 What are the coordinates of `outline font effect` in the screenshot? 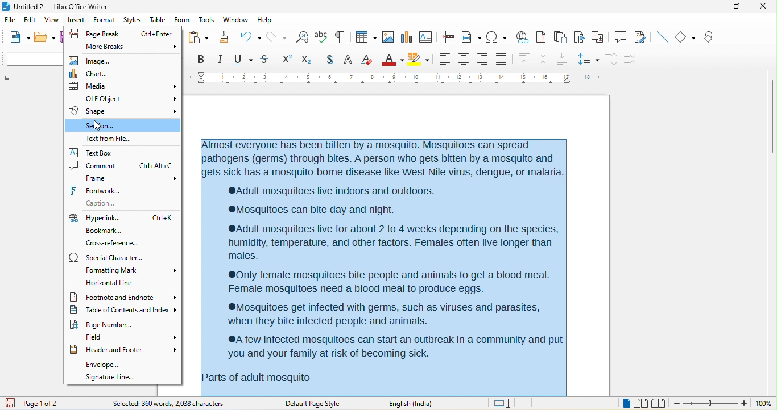 It's located at (348, 58).